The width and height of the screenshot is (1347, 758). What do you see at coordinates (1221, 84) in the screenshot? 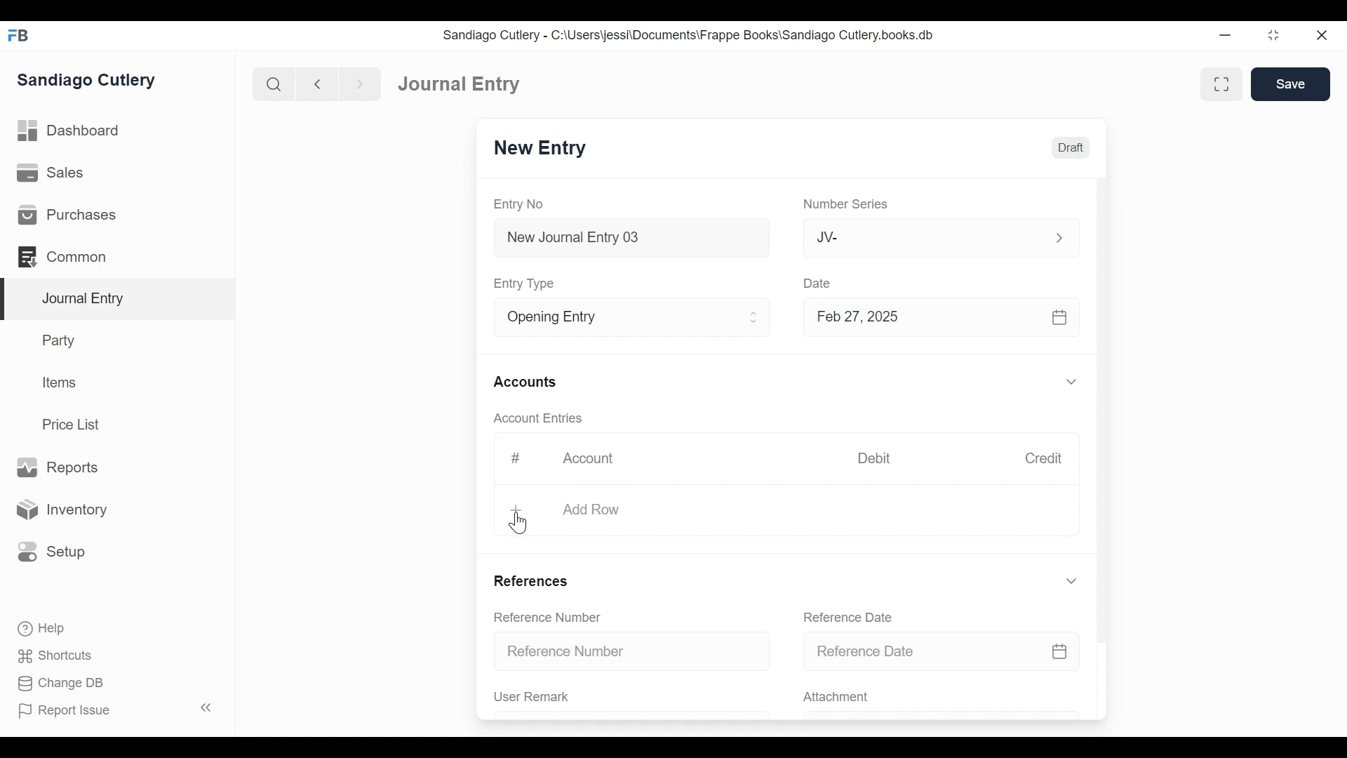
I see `Toggle between form and full width` at bounding box center [1221, 84].